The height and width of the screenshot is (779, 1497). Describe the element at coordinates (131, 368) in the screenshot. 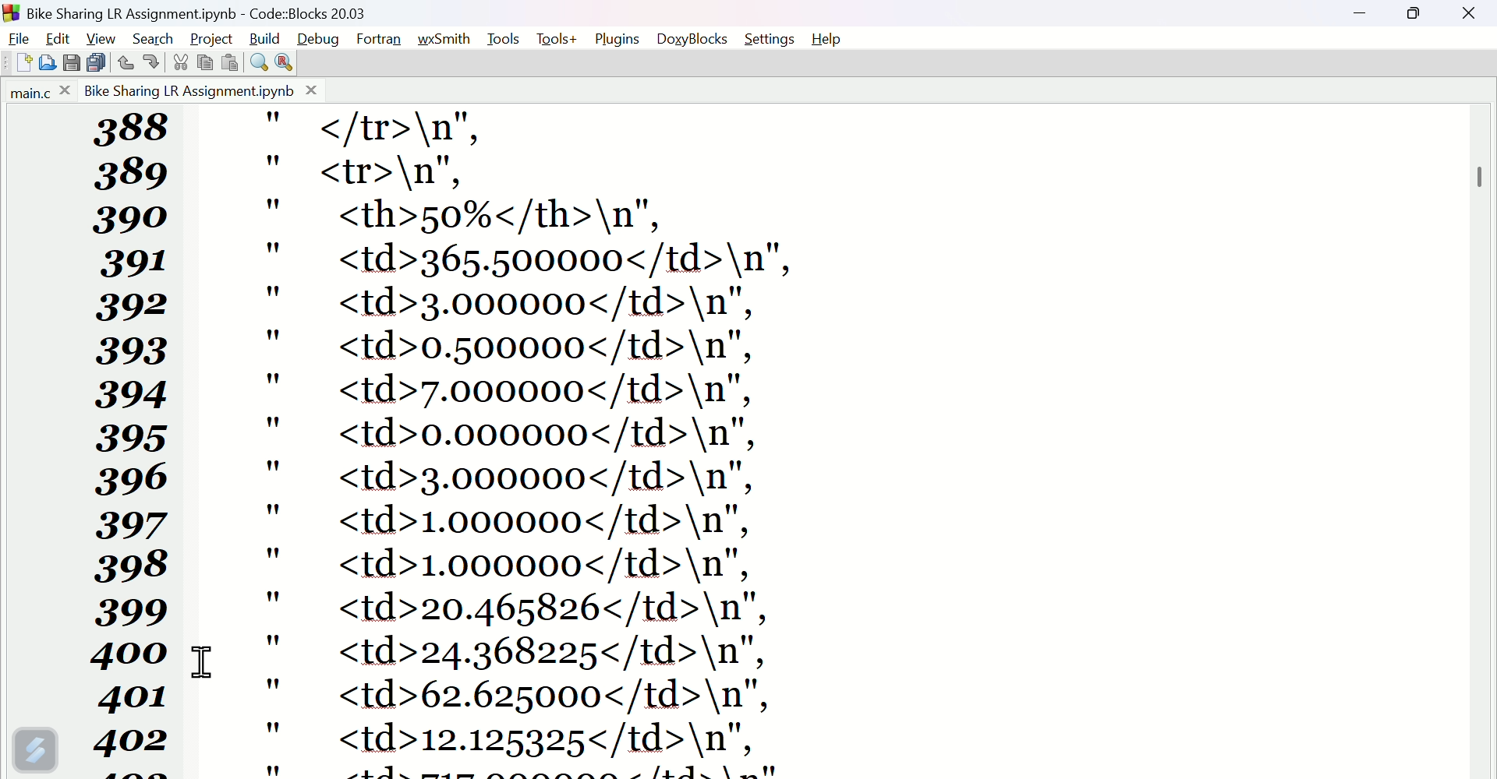

I see `line numbers` at that location.